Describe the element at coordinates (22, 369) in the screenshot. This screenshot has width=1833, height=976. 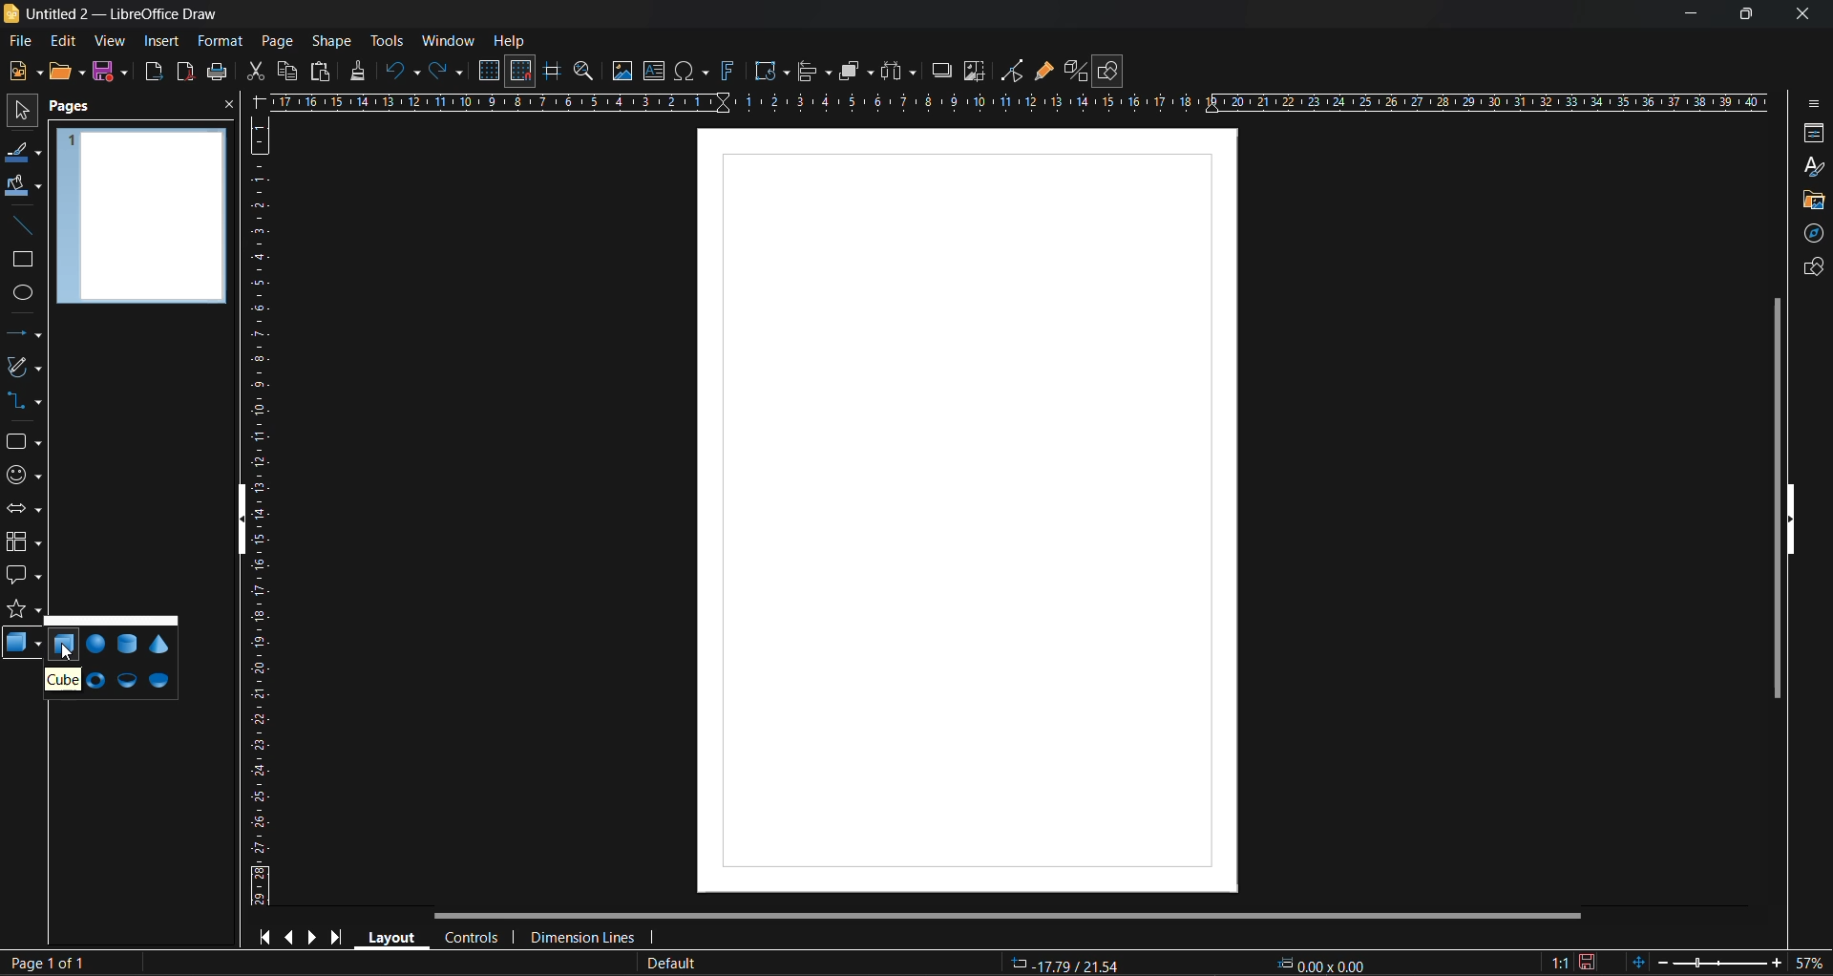
I see `curves and polygons` at that location.